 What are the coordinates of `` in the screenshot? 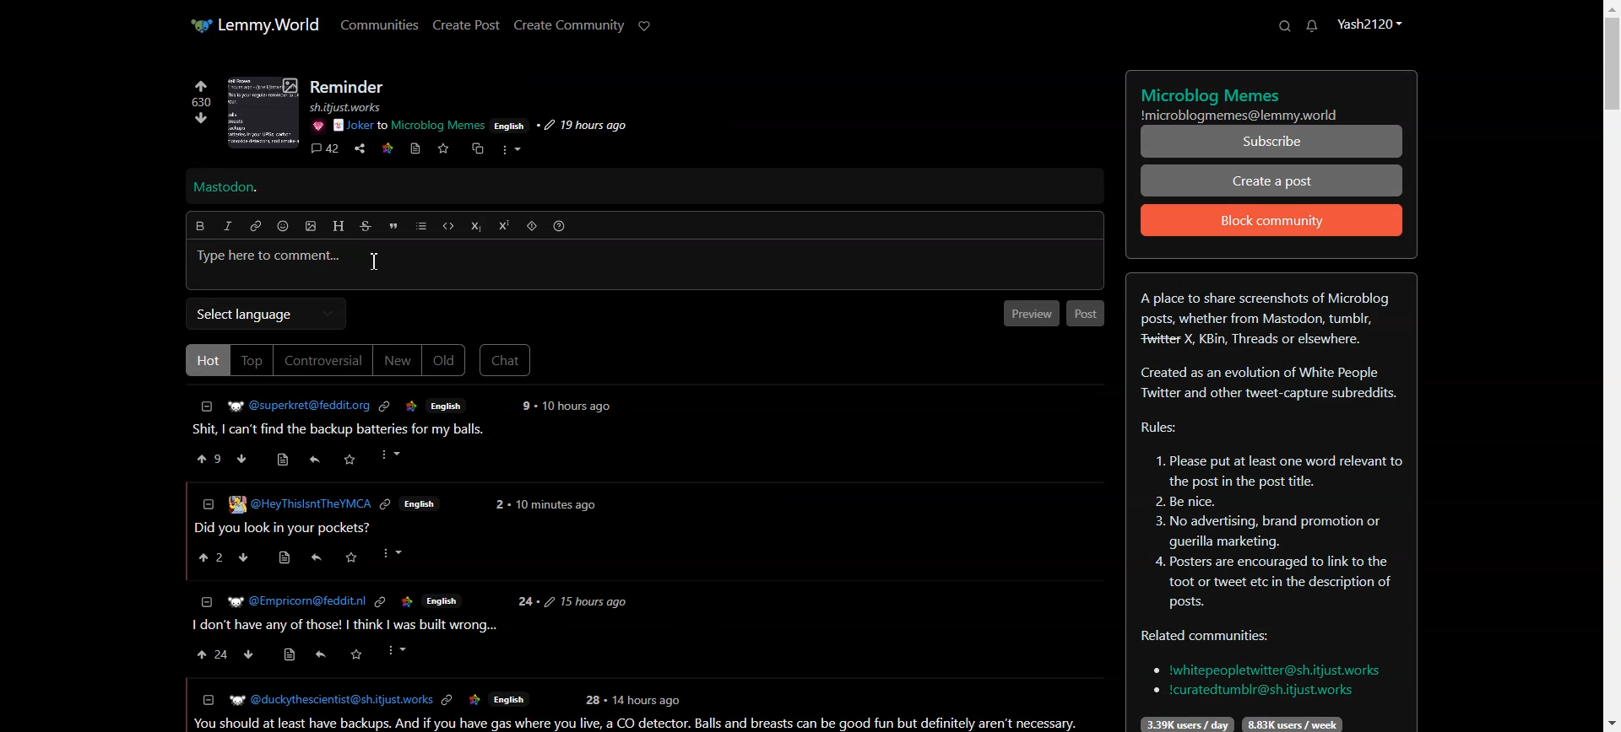 It's located at (510, 125).